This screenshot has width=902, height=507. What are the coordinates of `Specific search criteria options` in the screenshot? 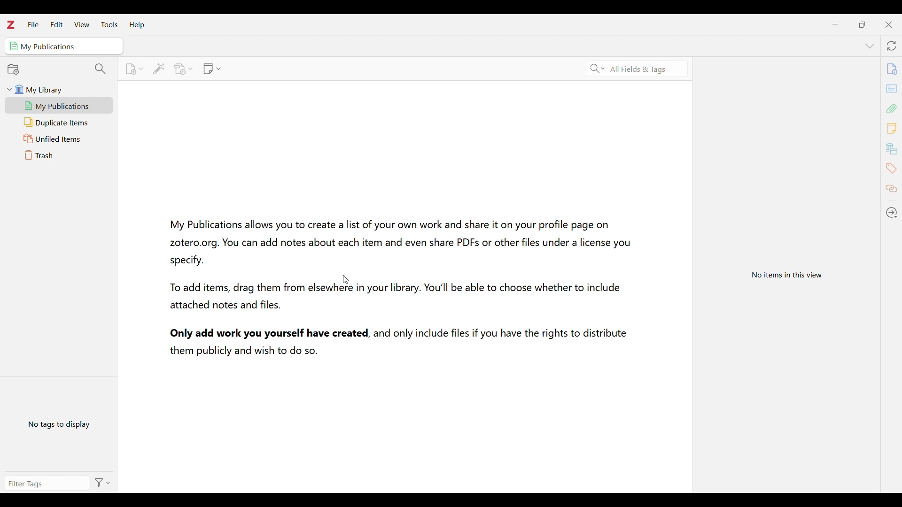 It's located at (598, 69).